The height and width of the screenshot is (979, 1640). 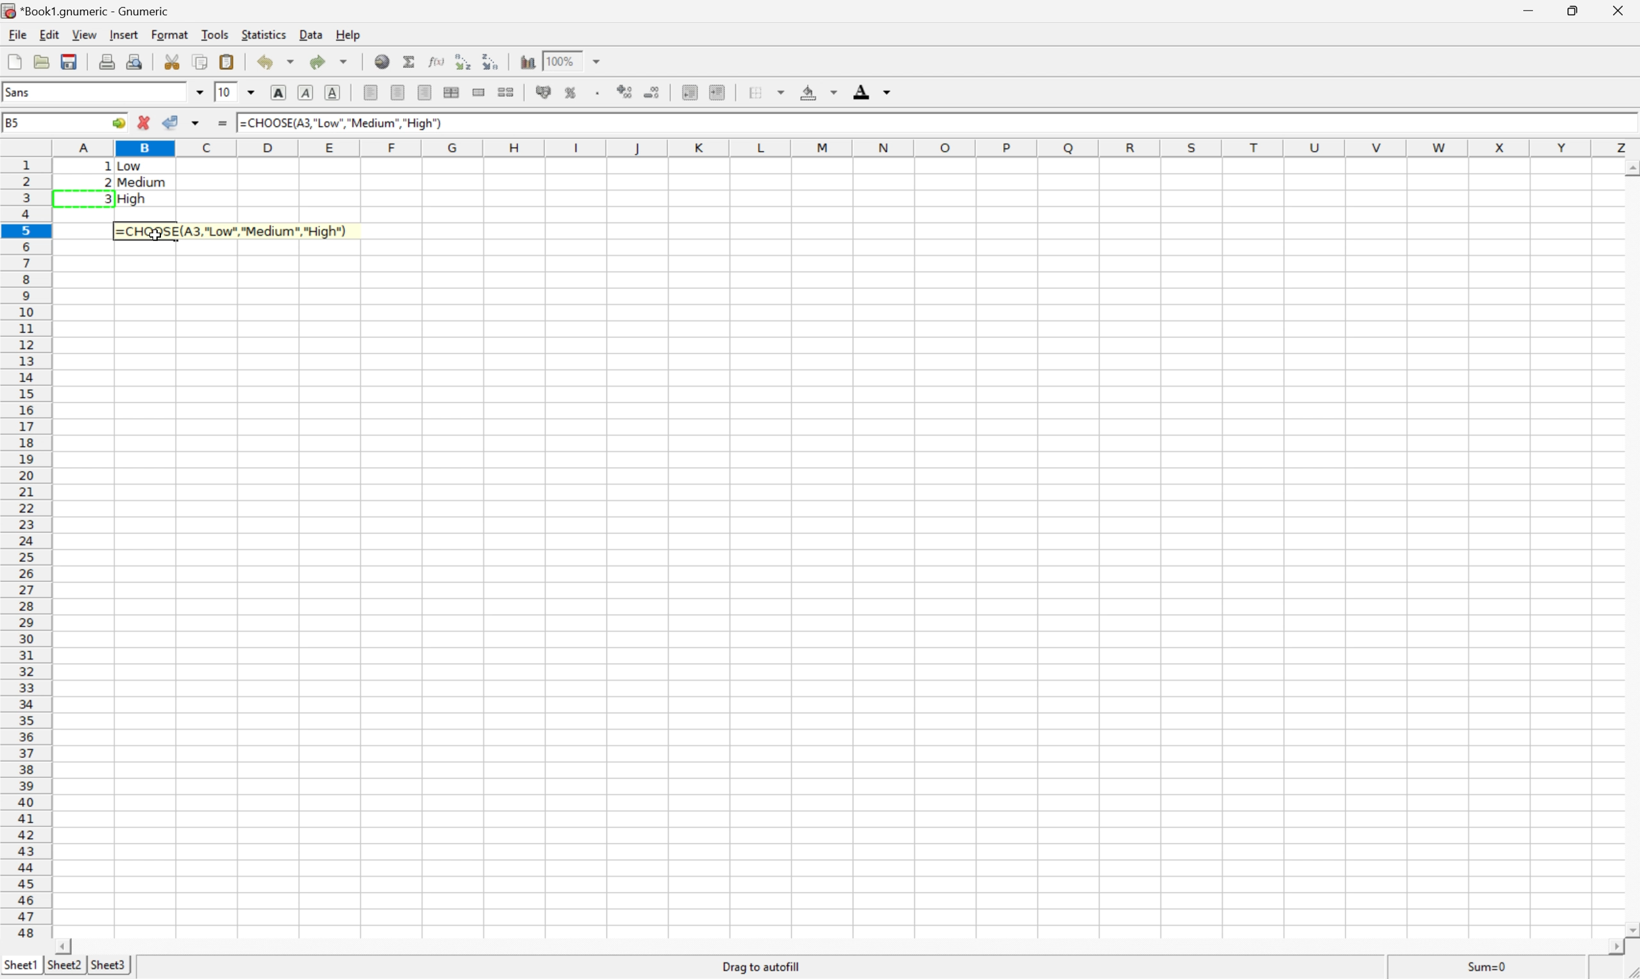 What do you see at coordinates (222, 123) in the screenshot?
I see `Enter formula` at bounding box center [222, 123].